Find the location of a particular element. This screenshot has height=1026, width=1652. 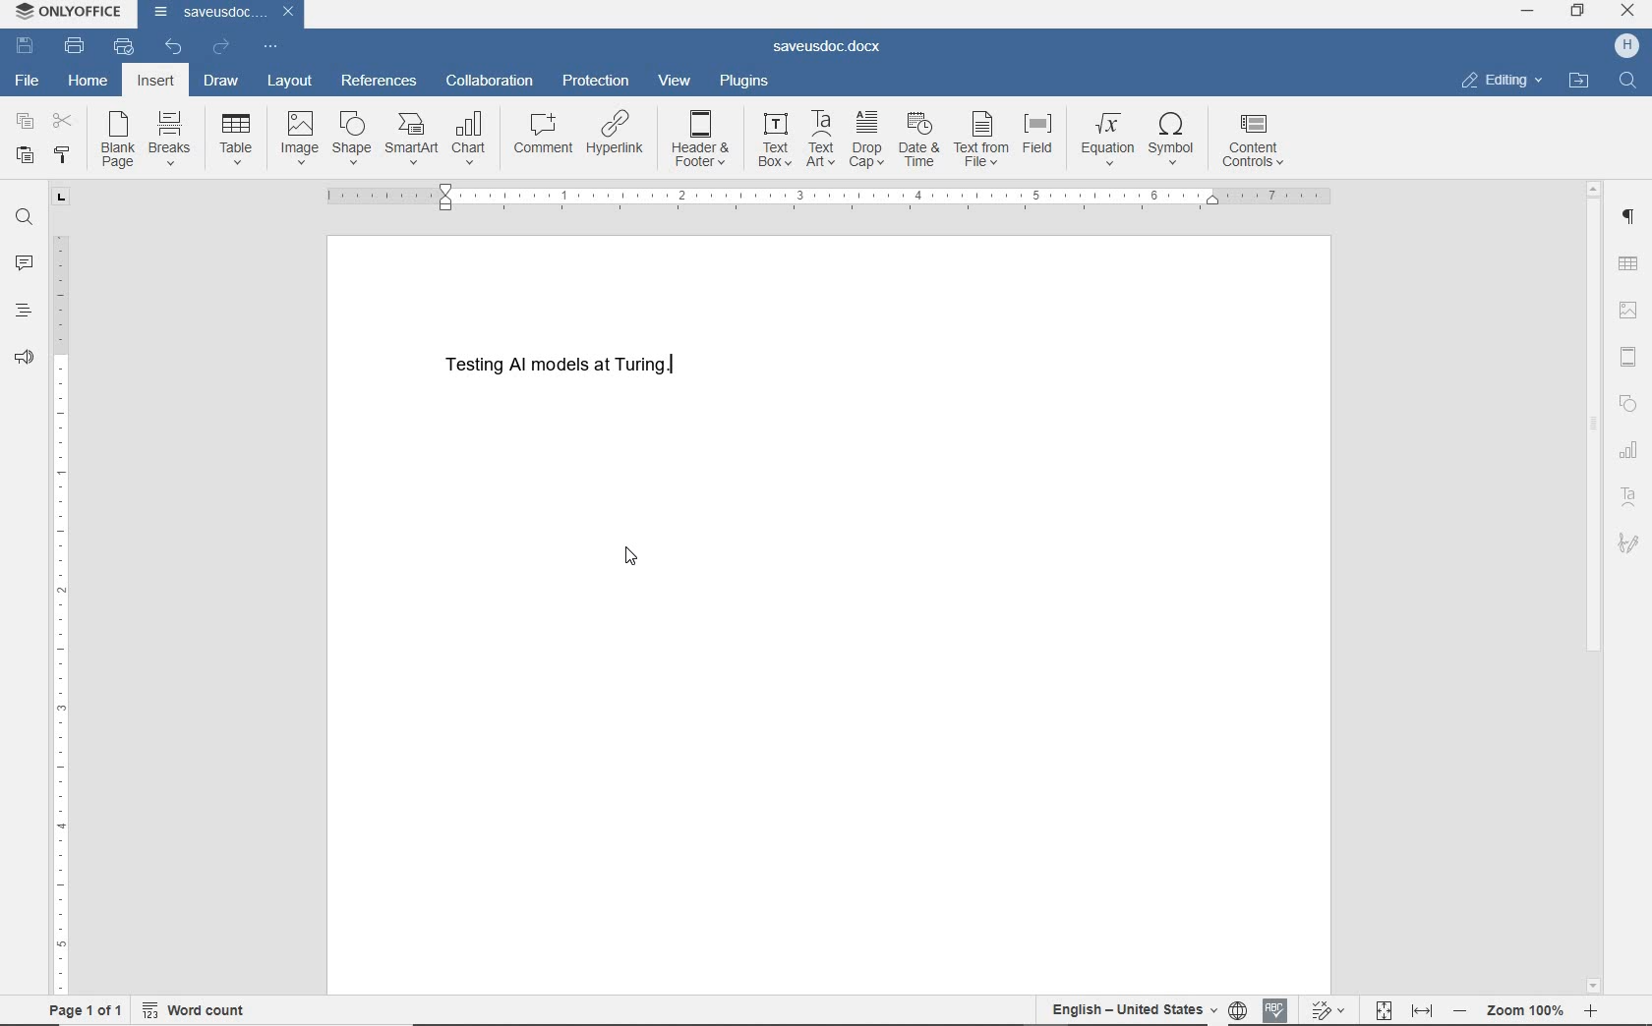

redo is located at coordinates (218, 49).